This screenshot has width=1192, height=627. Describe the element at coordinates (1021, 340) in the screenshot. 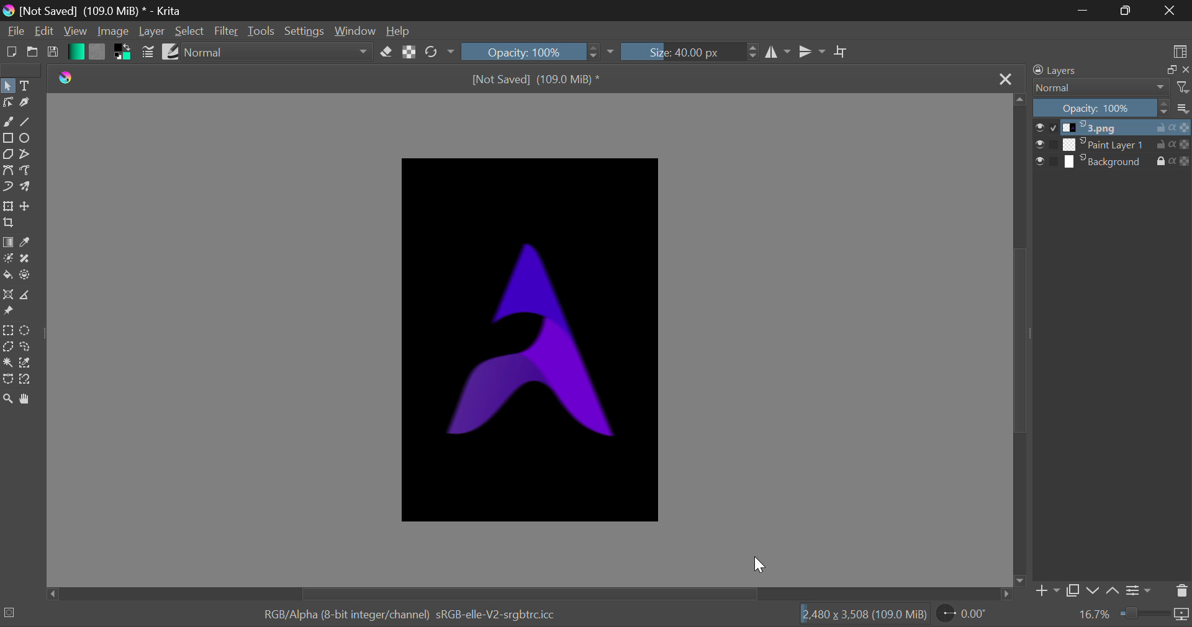

I see `Scroll Bar` at that location.